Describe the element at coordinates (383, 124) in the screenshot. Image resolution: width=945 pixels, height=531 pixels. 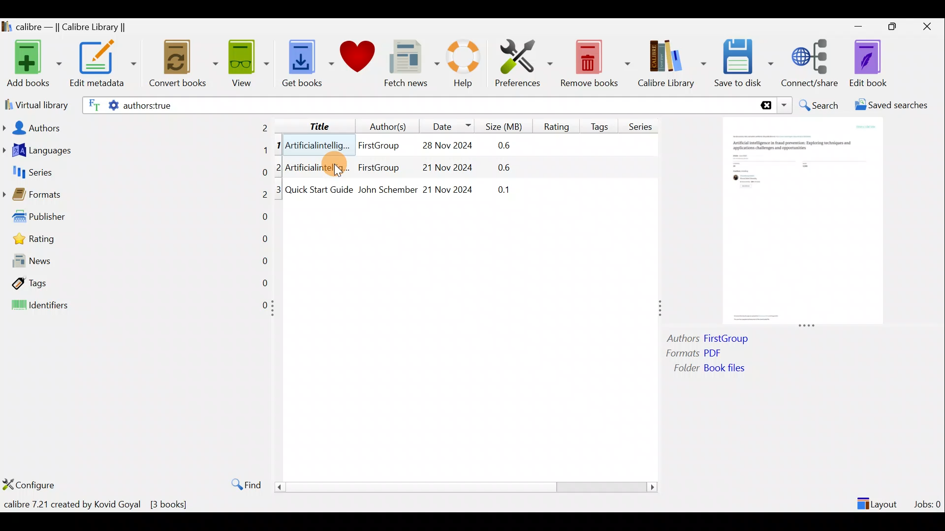
I see `Author(s)` at that location.